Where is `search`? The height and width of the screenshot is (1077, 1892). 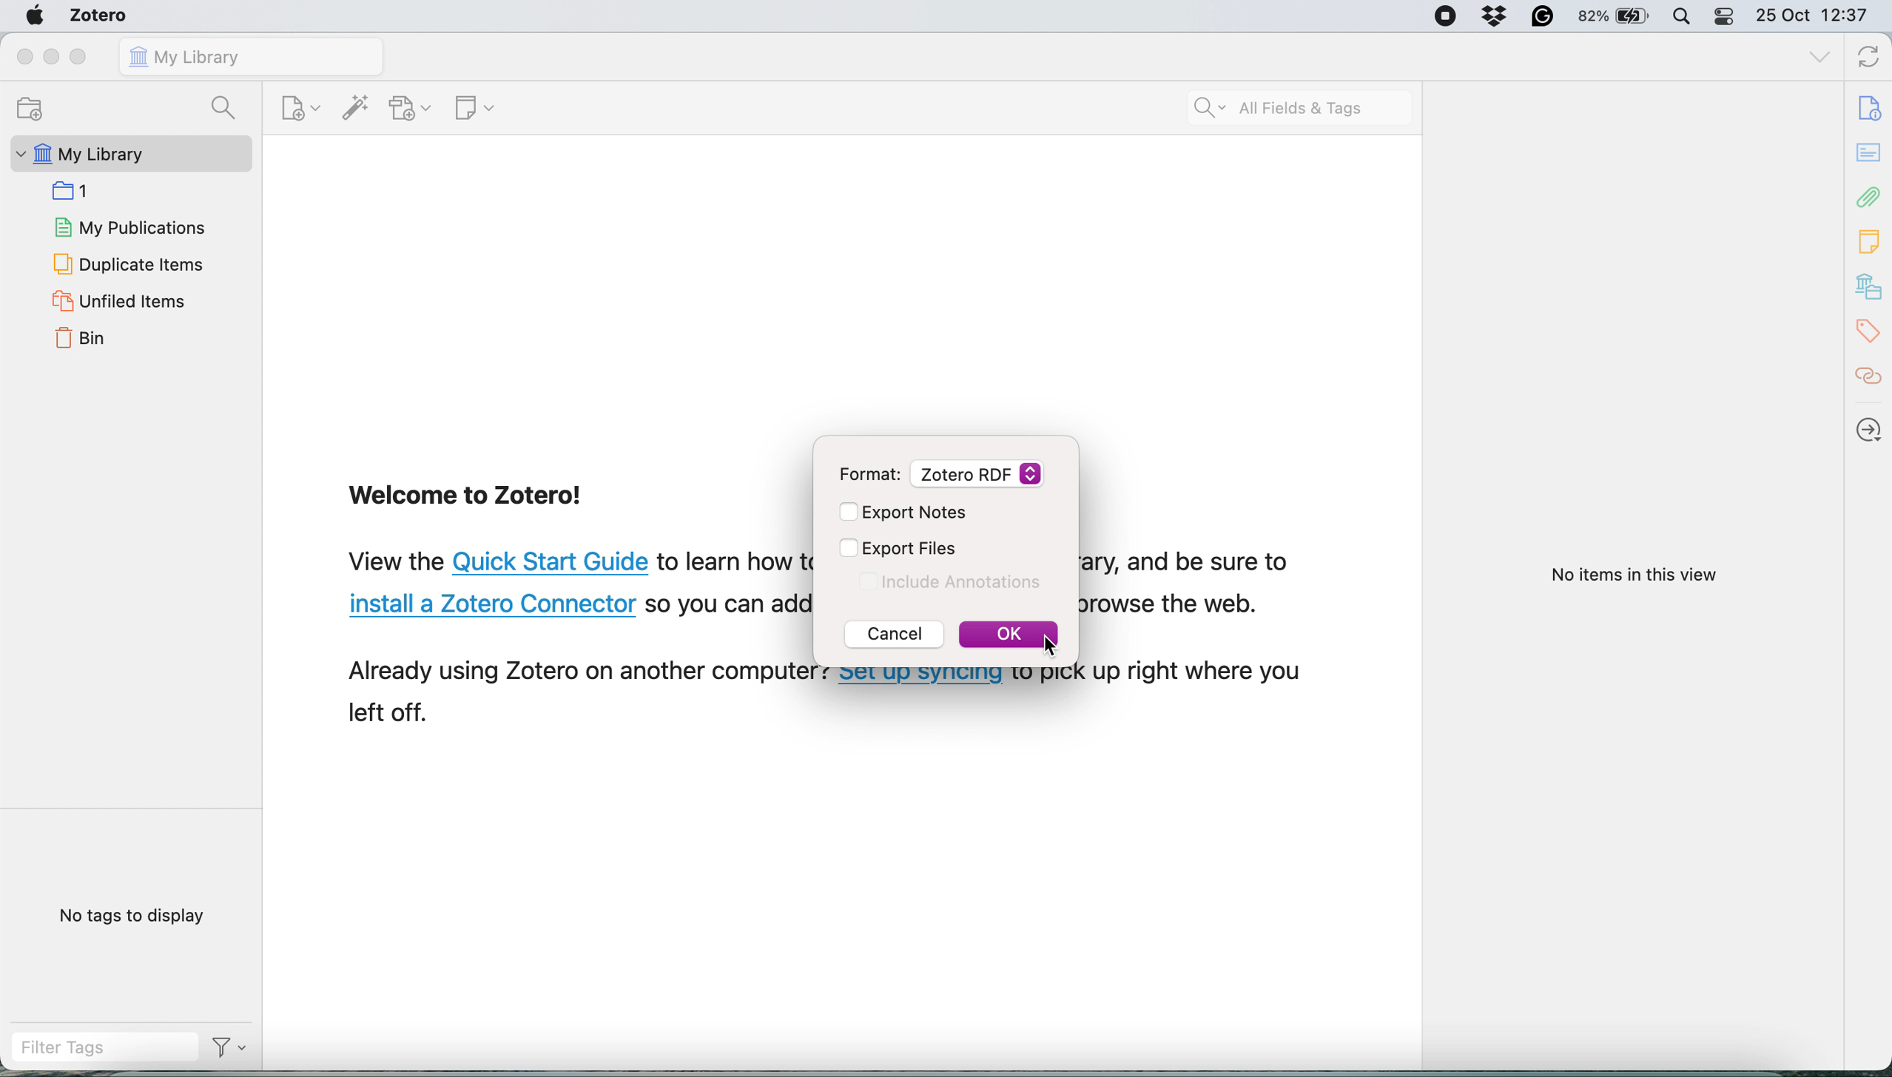
search is located at coordinates (223, 107).